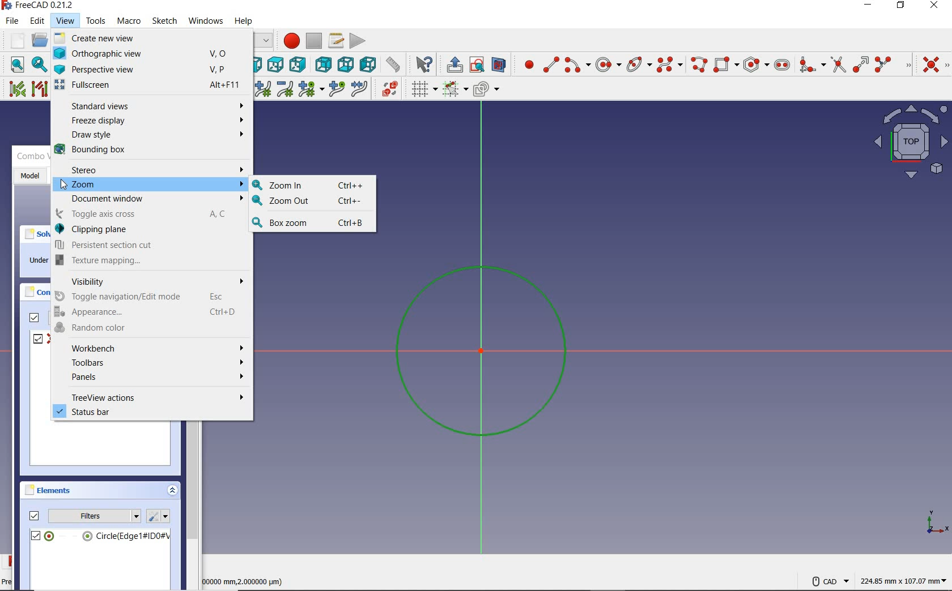  Describe the element at coordinates (40, 338) in the screenshot. I see `constrain1` at that location.